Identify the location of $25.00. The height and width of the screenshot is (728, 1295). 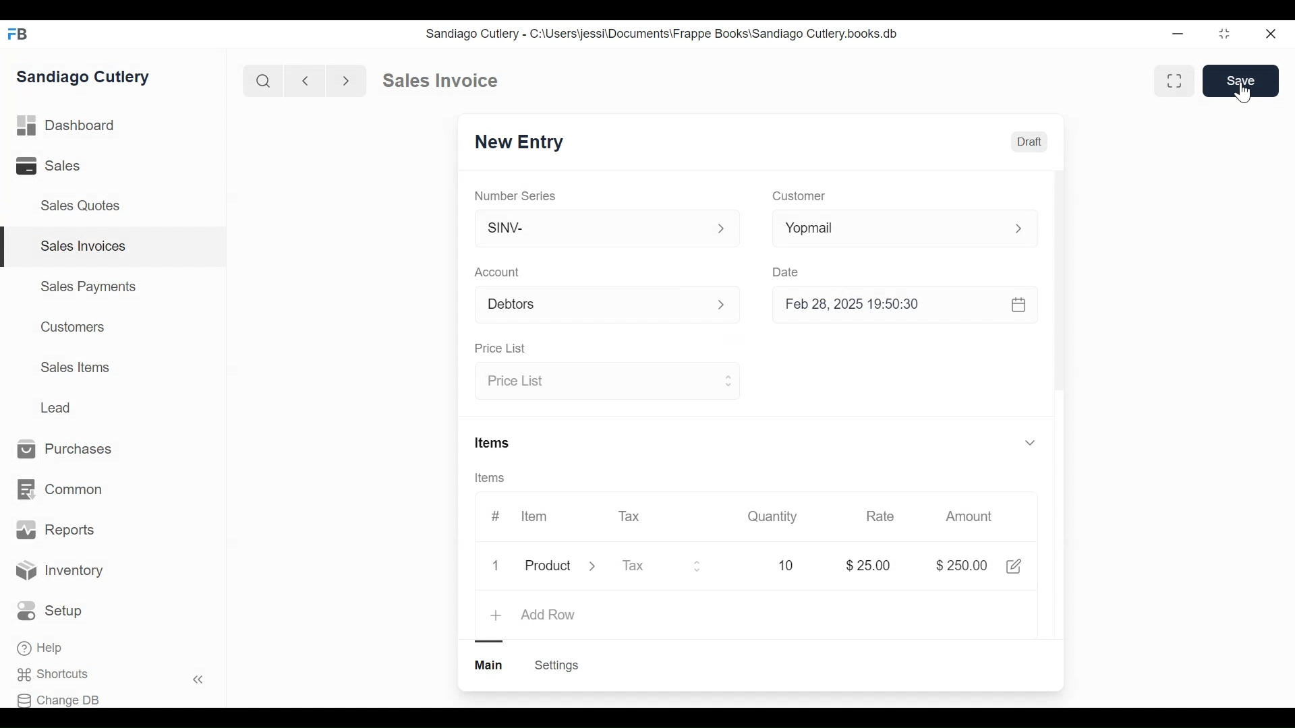
(962, 566).